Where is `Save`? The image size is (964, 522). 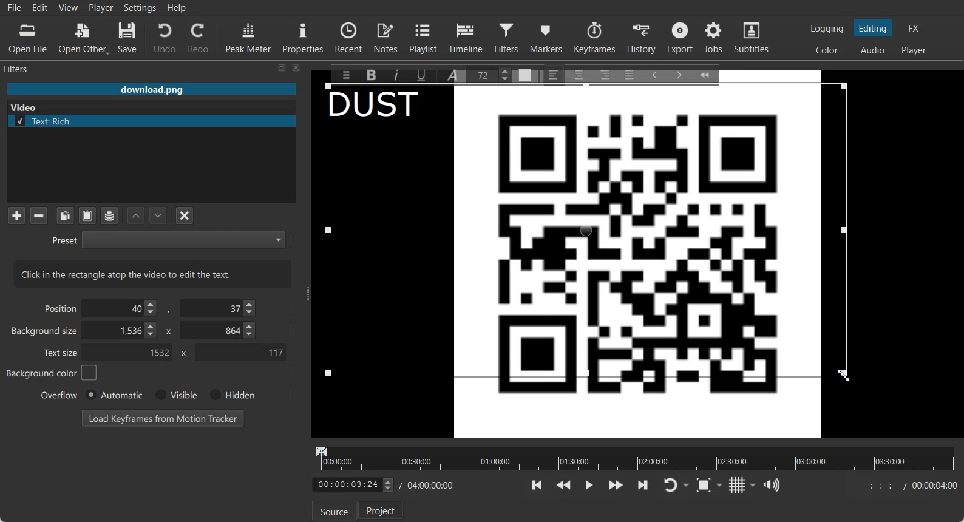
Save is located at coordinates (127, 38).